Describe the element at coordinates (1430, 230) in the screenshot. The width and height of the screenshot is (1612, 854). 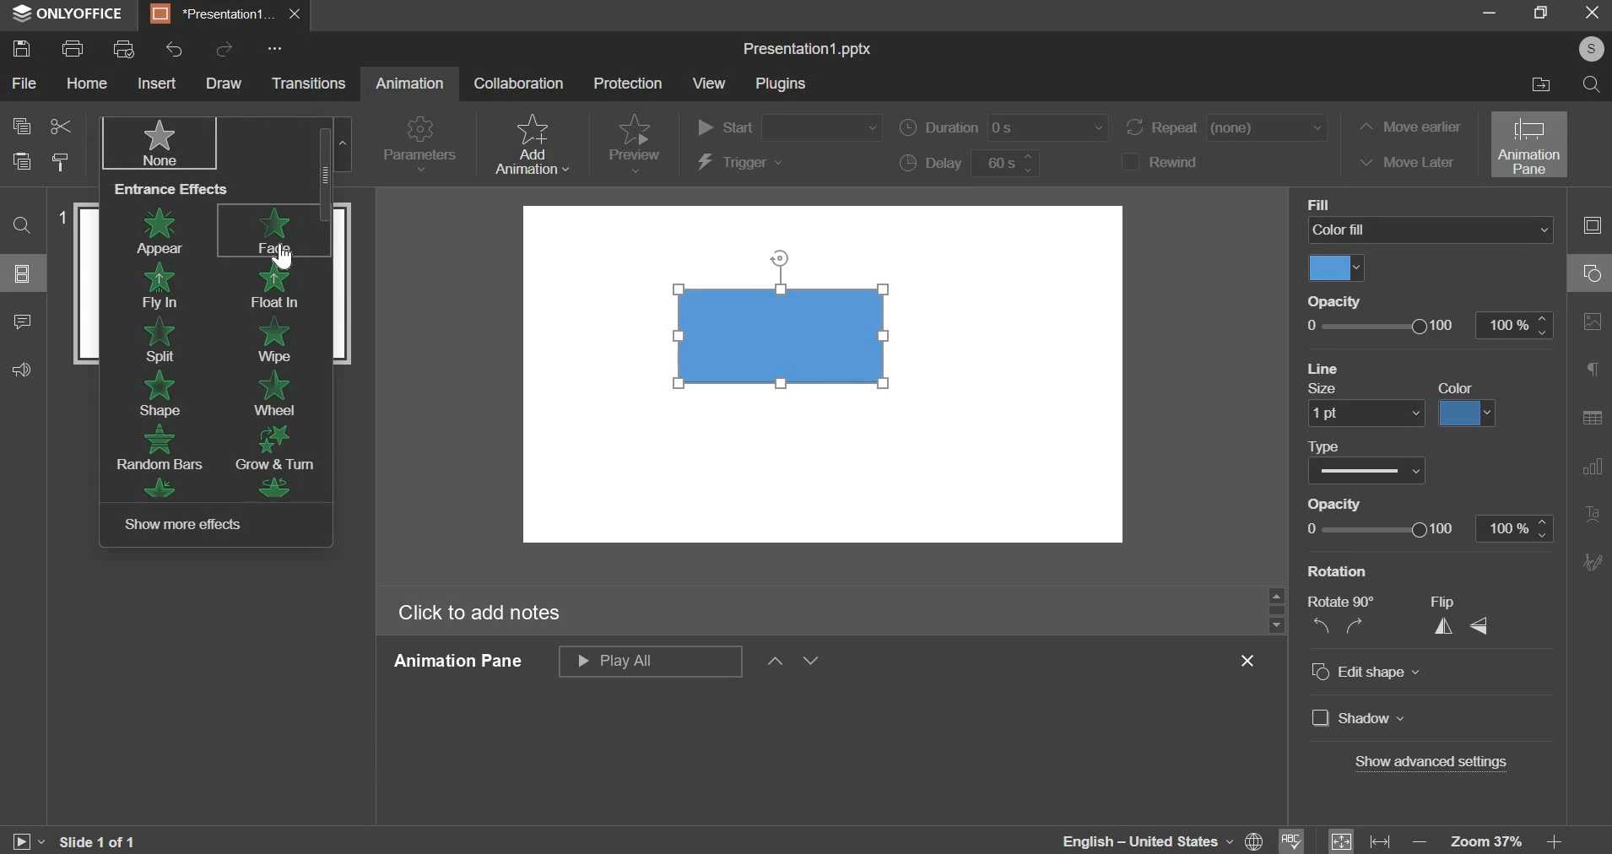
I see `color fill` at that location.